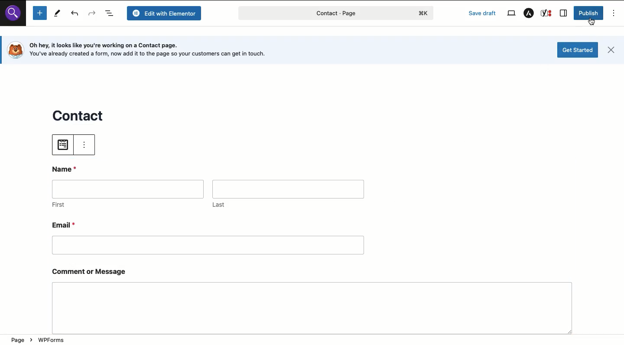  Describe the element at coordinates (39, 340) in the screenshot. I see `Page > WPForms` at that location.